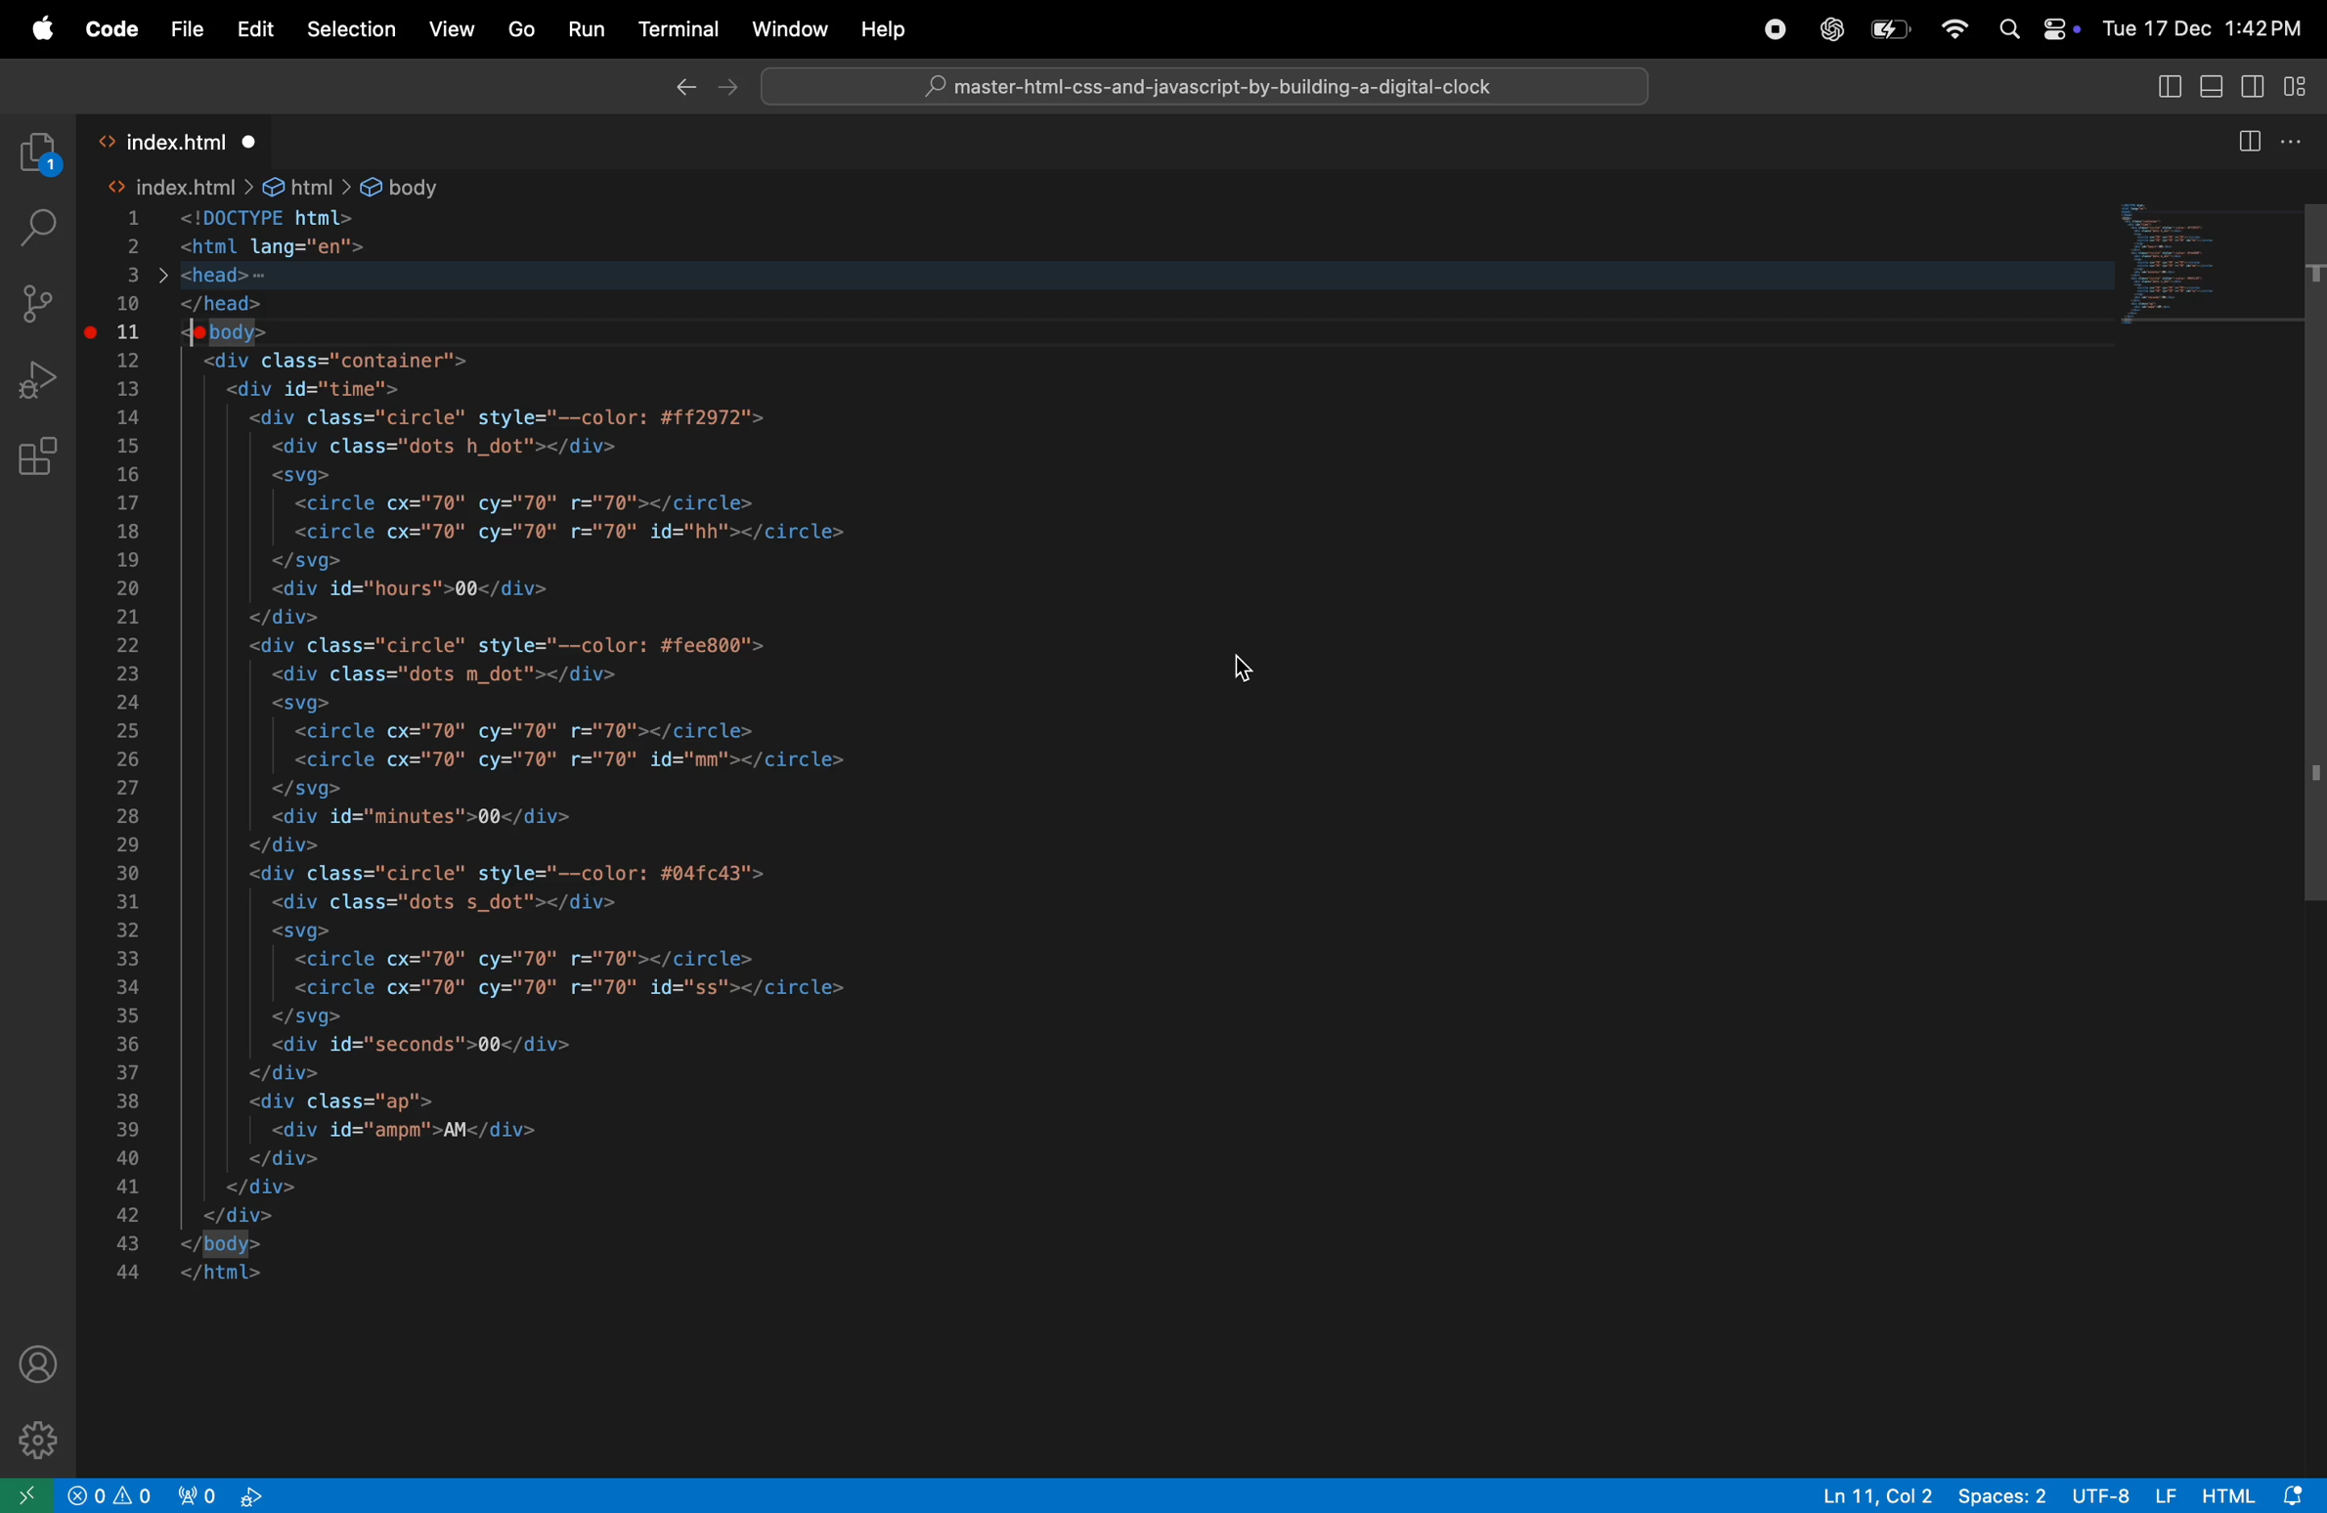 Image resolution: width=2327 pixels, height=1513 pixels. What do you see at coordinates (44, 30) in the screenshot?
I see `apple menu` at bounding box center [44, 30].